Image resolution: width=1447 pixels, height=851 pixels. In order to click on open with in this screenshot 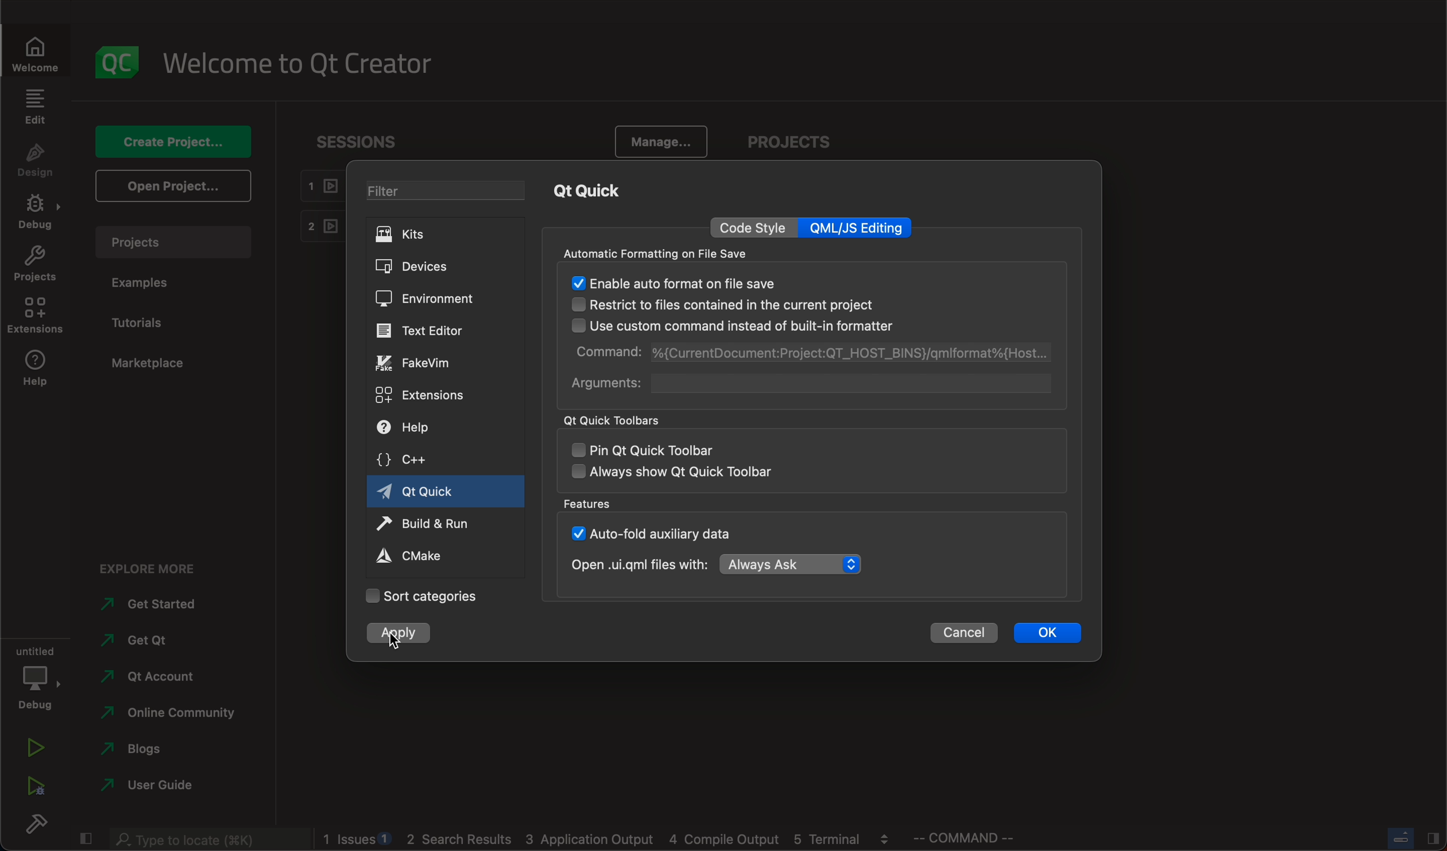, I will do `click(729, 568)`.